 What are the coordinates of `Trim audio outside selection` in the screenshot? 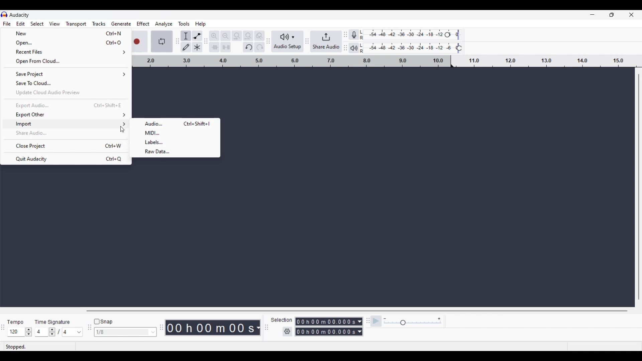 It's located at (215, 47).